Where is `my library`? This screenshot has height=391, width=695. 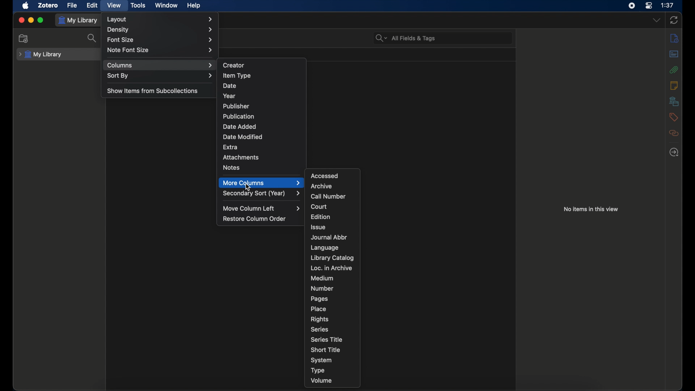 my library is located at coordinates (41, 55).